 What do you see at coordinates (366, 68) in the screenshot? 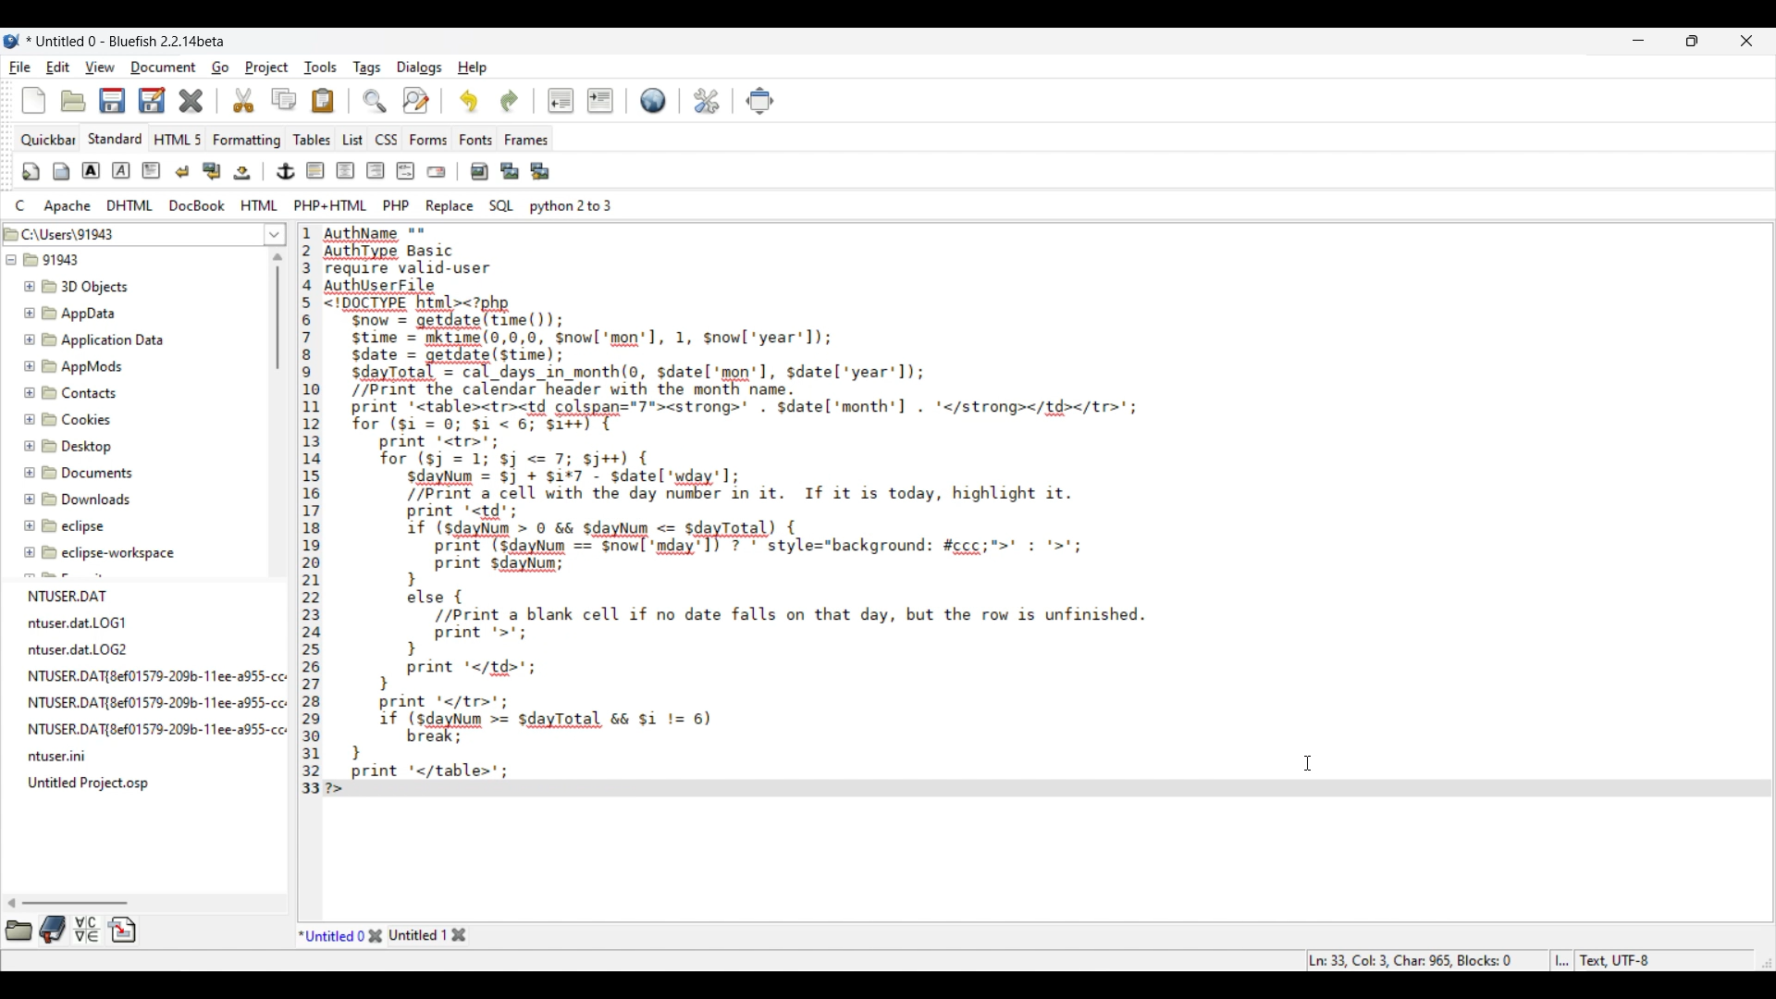
I see `Tags menu` at bounding box center [366, 68].